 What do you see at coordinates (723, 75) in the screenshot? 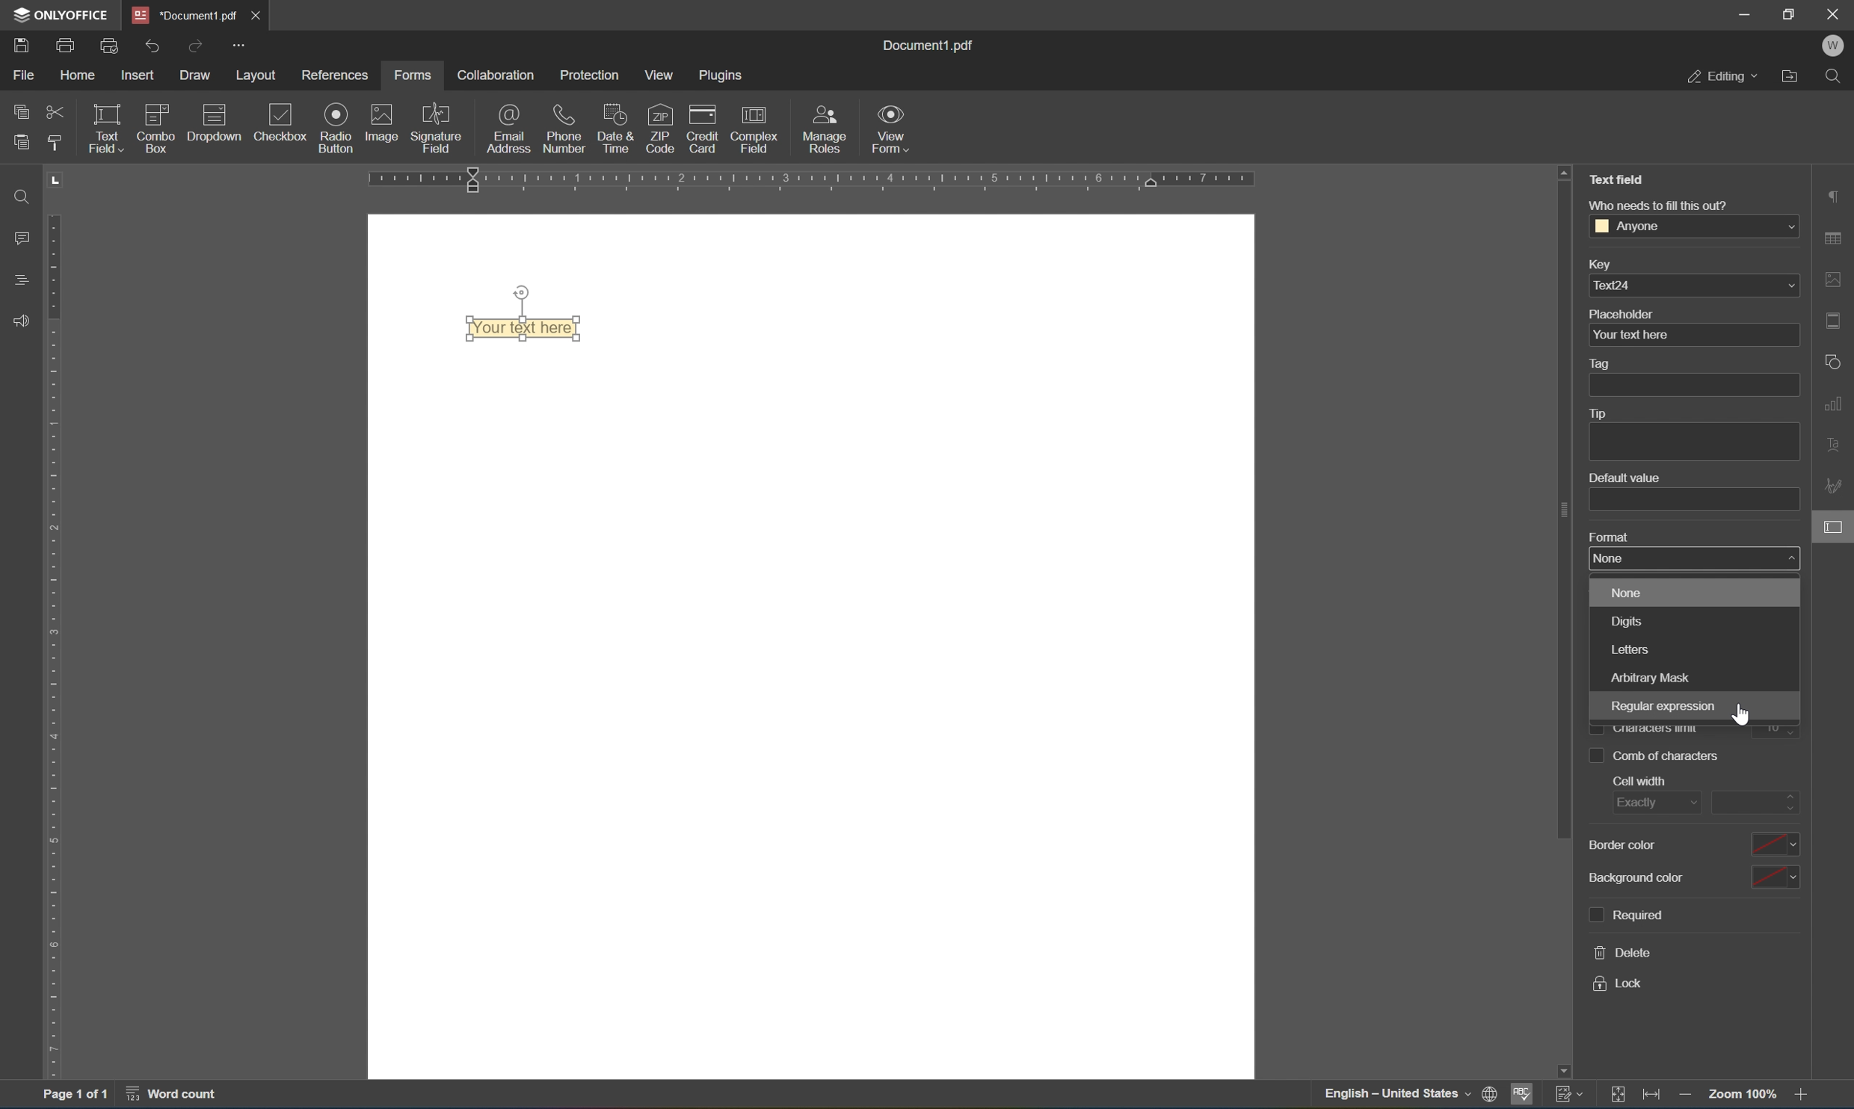
I see `plugins` at bounding box center [723, 75].